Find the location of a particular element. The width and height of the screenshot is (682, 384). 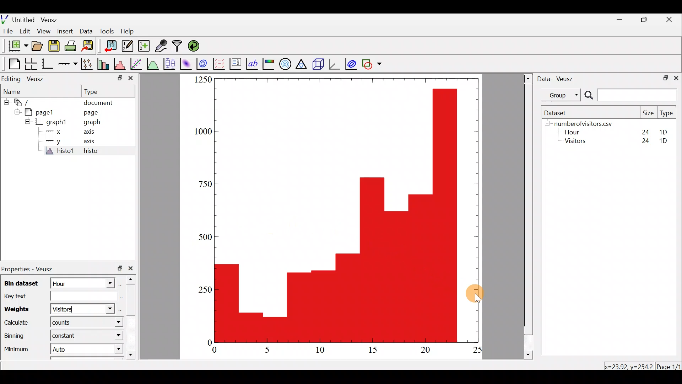

minimize is located at coordinates (620, 20).